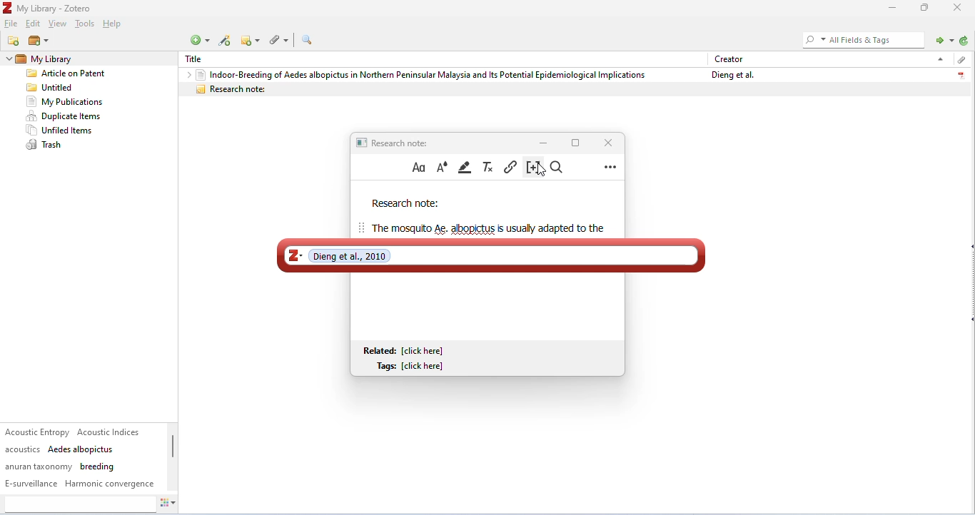  What do you see at coordinates (49, 8) in the screenshot?
I see `title` at bounding box center [49, 8].